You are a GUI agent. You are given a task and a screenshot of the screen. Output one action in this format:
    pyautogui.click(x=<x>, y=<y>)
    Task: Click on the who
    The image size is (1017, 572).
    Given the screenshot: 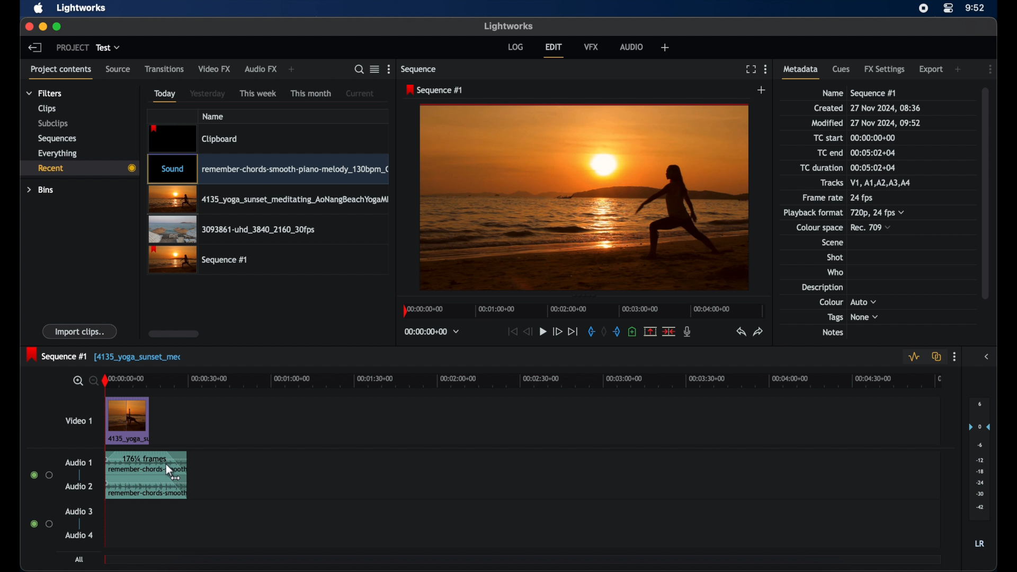 What is the action you would take?
    pyautogui.click(x=835, y=272)
    